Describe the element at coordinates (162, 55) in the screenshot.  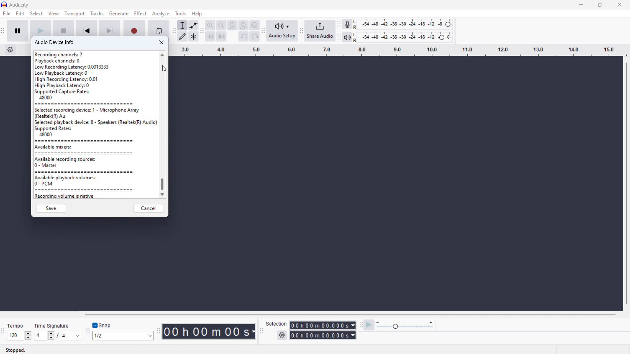
I see `scroll up` at that location.